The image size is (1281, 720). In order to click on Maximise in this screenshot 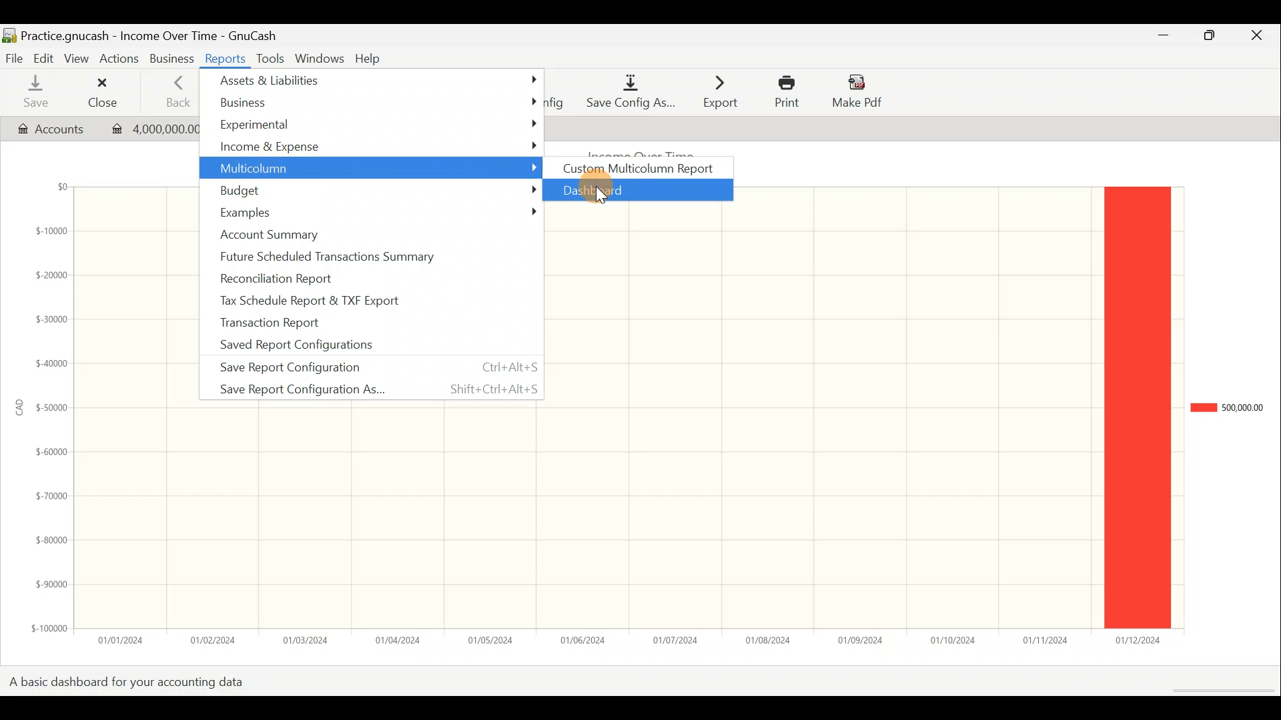, I will do `click(1212, 39)`.